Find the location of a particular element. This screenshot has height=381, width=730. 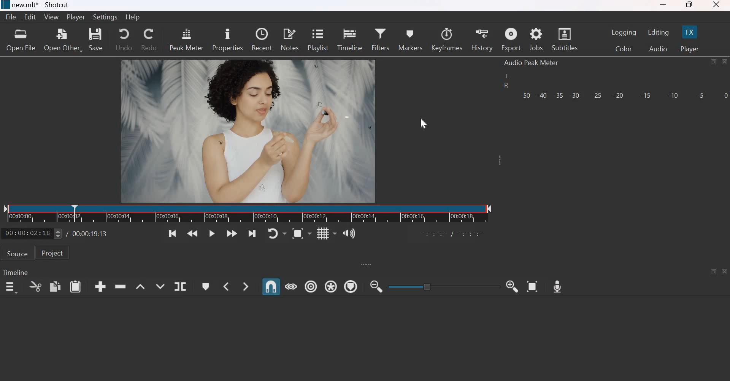

Show the volume control is located at coordinates (349, 234).